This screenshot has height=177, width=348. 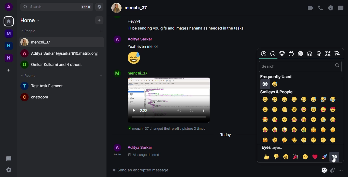 What do you see at coordinates (9, 22) in the screenshot?
I see `home` at bounding box center [9, 22].